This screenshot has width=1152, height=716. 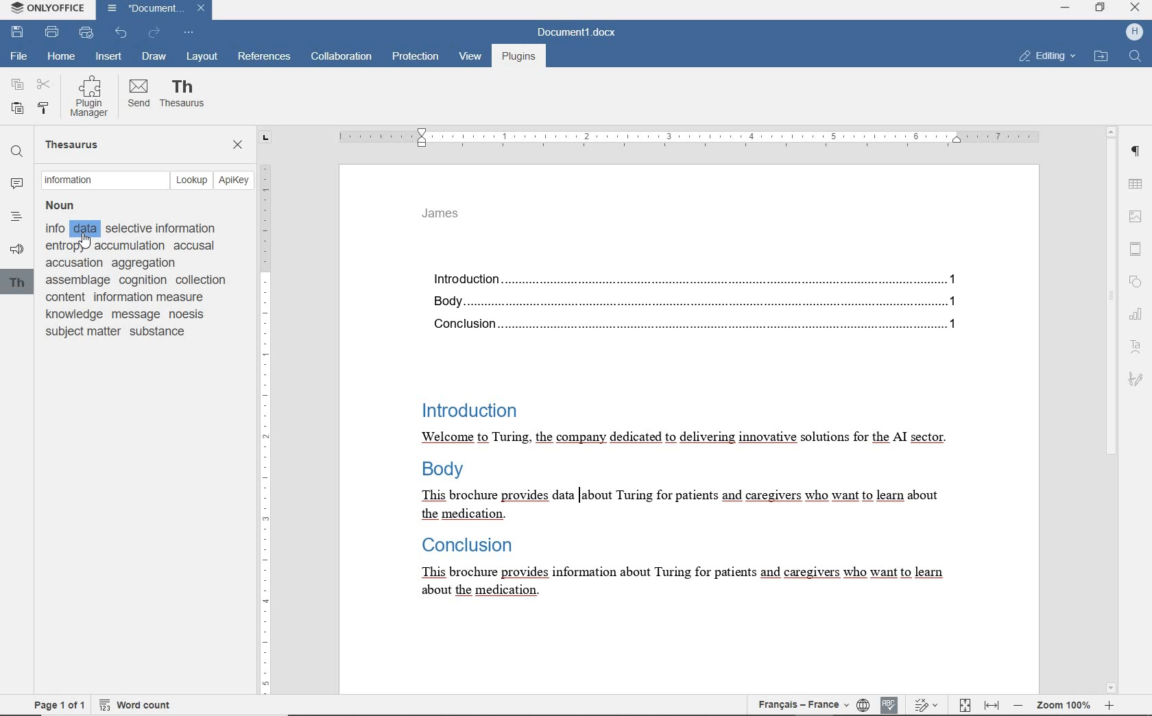 What do you see at coordinates (236, 180) in the screenshot?
I see `APIKEY` at bounding box center [236, 180].